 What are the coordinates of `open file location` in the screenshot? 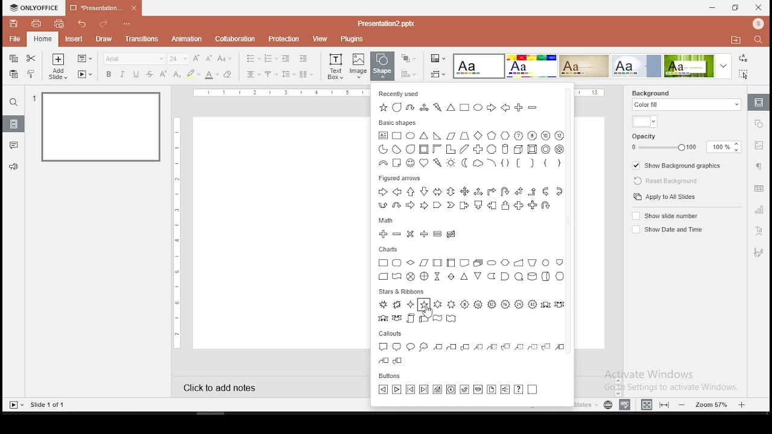 It's located at (735, 40).